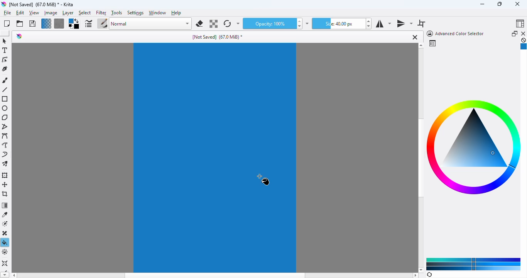 Image resolution: width=527 pixels, height=278 pixels. I want to click on vertical scroll bar, so click(420, 158).